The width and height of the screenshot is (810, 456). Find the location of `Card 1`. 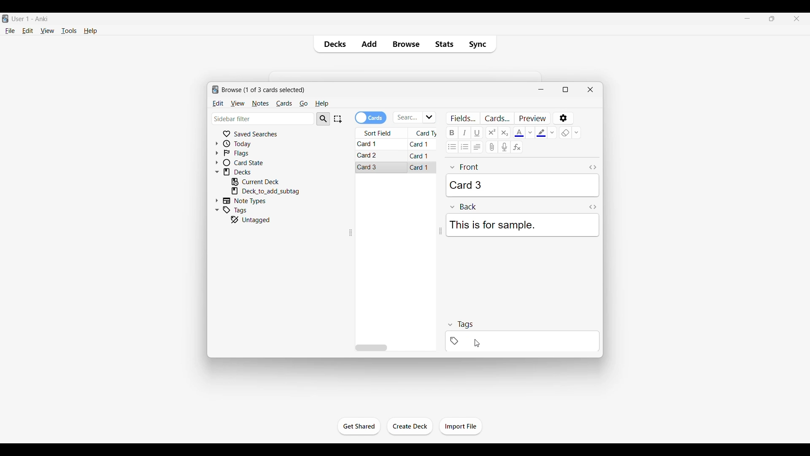

Card 1 is located at coordinates (419, 167).